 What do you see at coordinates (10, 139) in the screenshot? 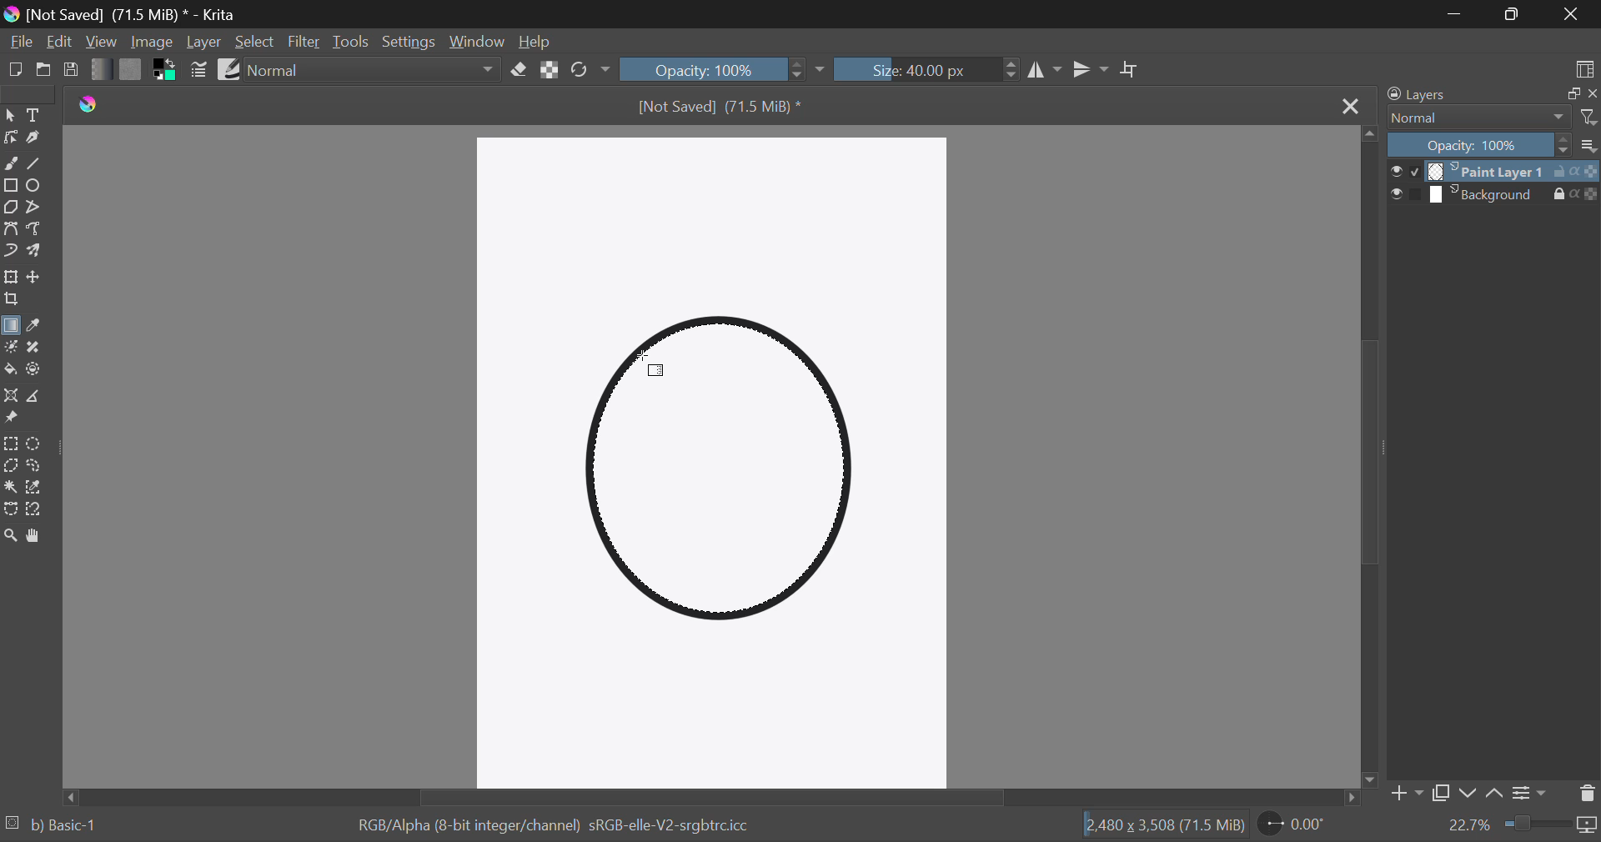
I see `Edit Shapes` at bounding box center [10, 139].